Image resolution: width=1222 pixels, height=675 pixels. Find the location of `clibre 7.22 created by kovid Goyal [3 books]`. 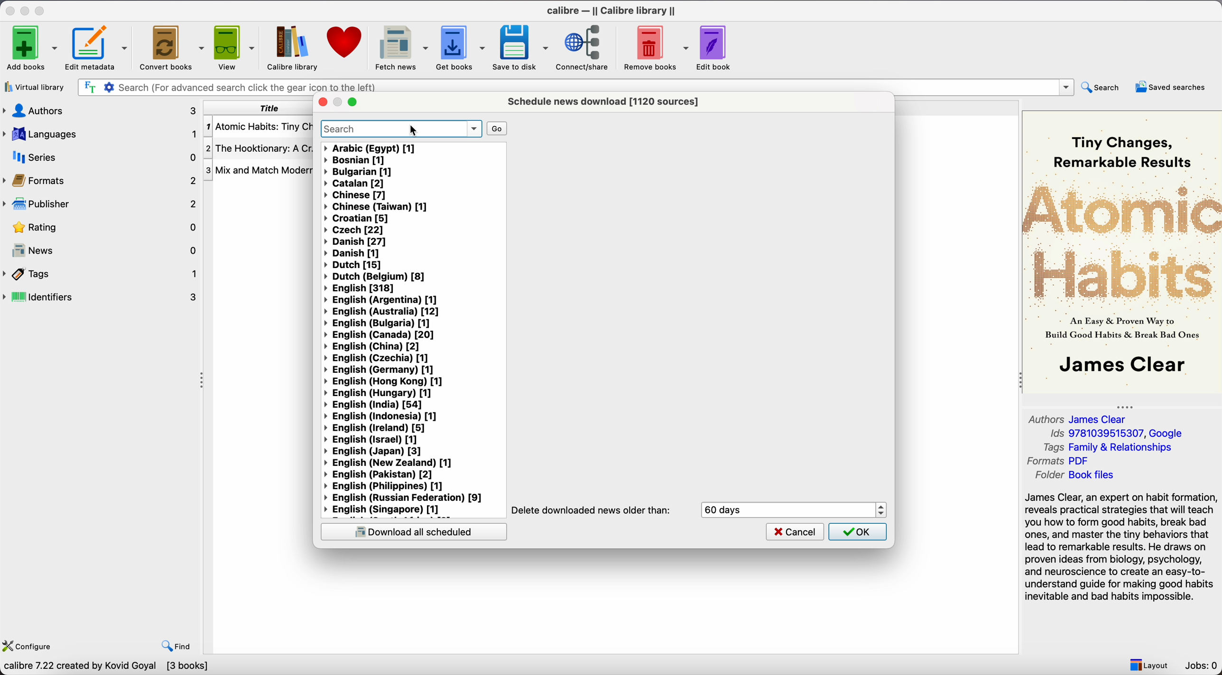

clibre 7.22 created by kovid Goyal [3 books] is located at coordinates (105, 667).